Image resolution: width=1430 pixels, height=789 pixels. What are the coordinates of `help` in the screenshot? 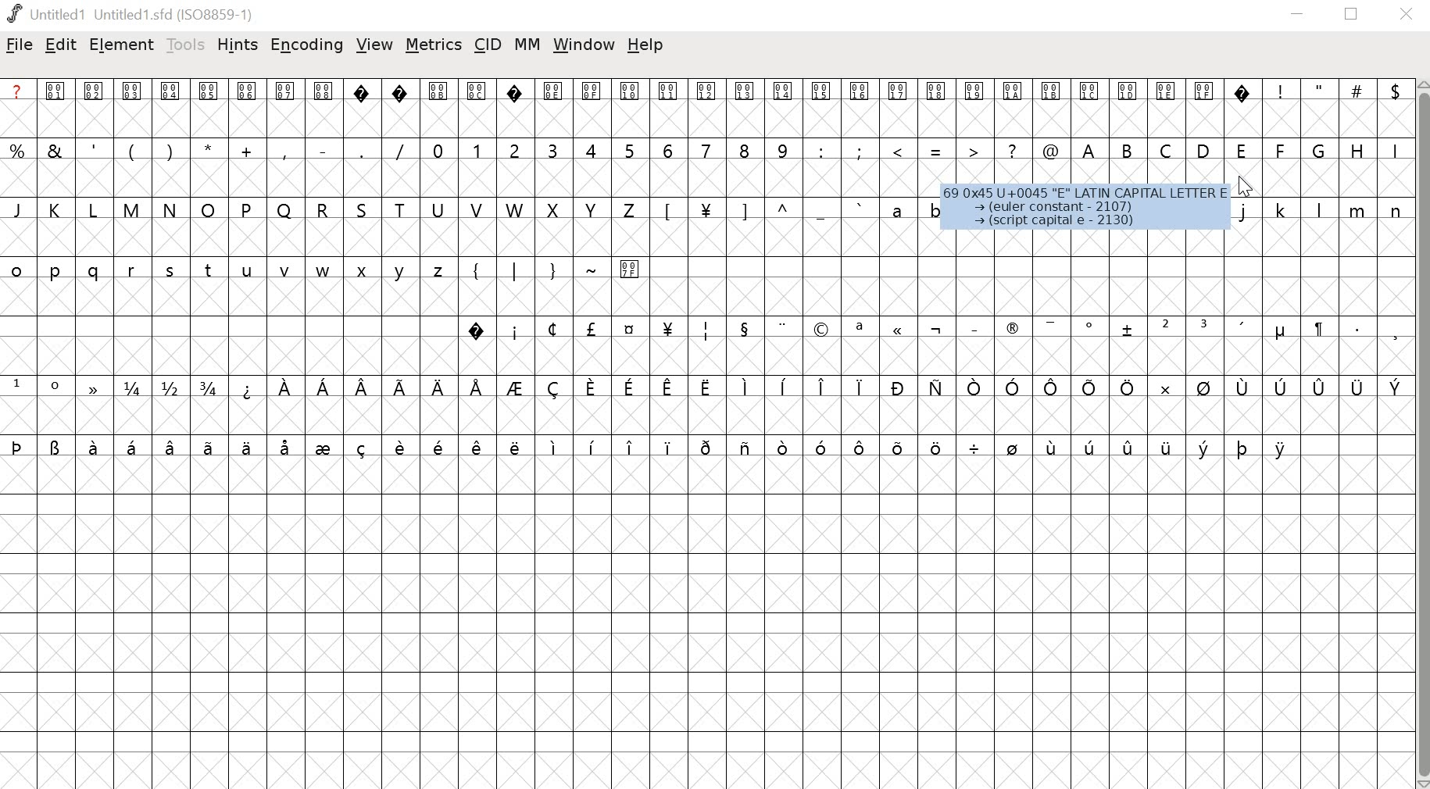 It's located at (645, 45).